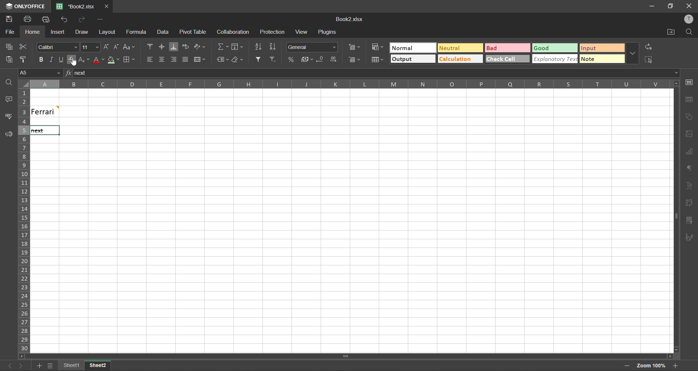 The image size is (698, 371). Describe the element at coordinates (25, 221) in the screenshot. I see `row numbers` at that location.